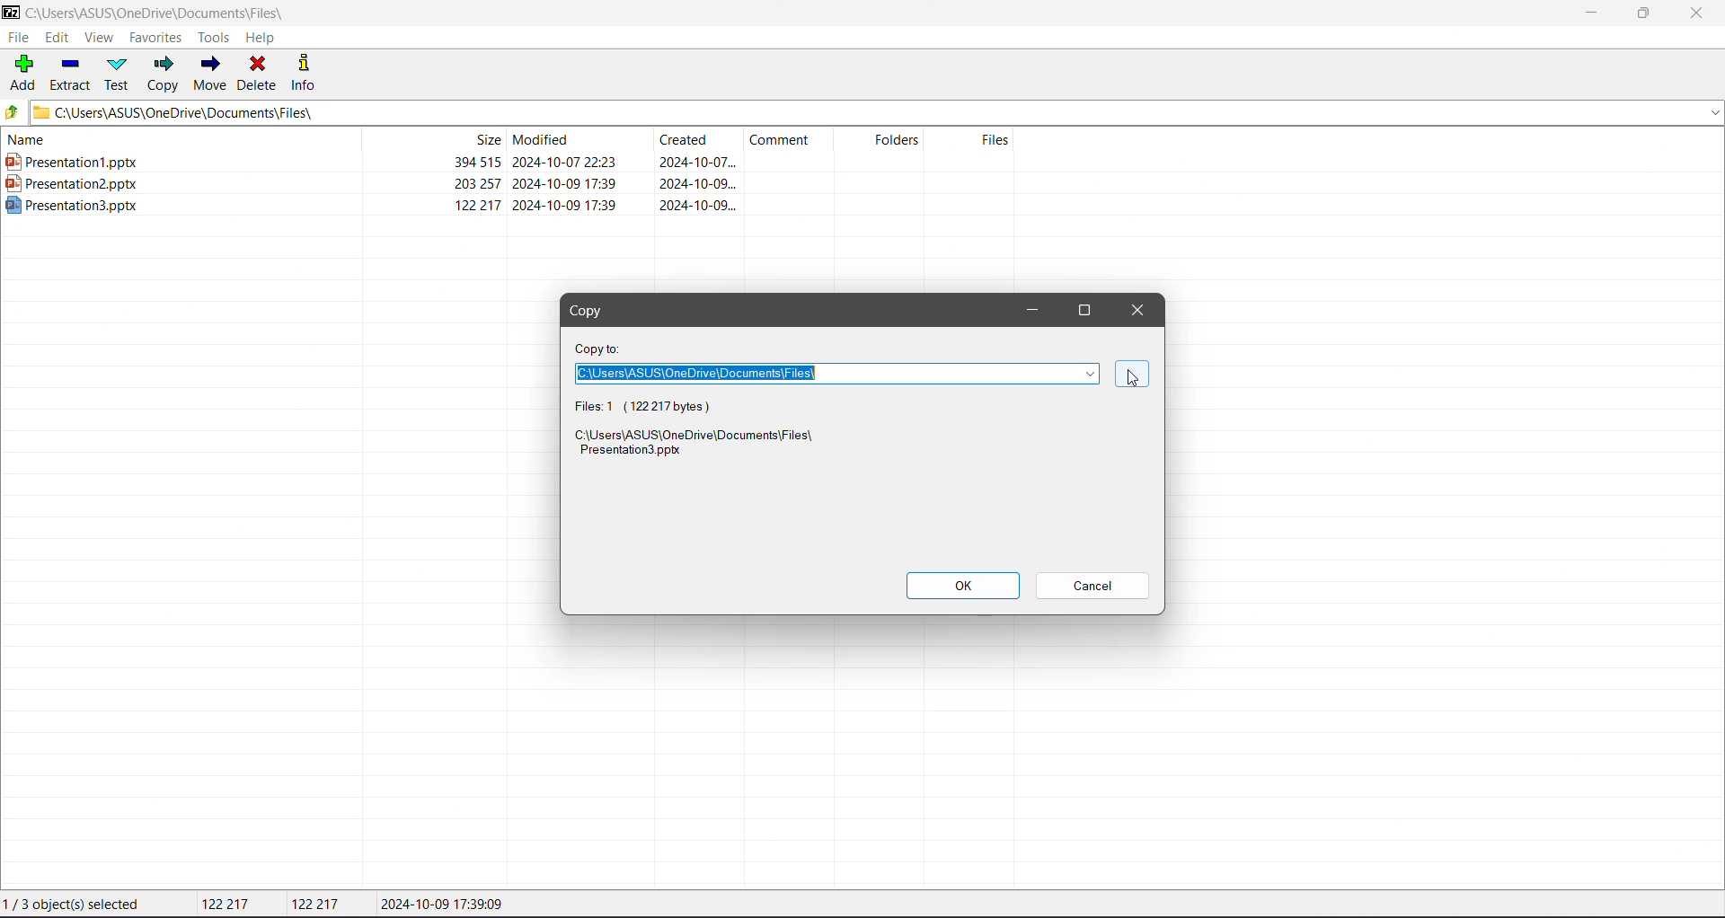  Describe the element at coordinates (1137, 310) in the screenshot. I see `Close` at that location.